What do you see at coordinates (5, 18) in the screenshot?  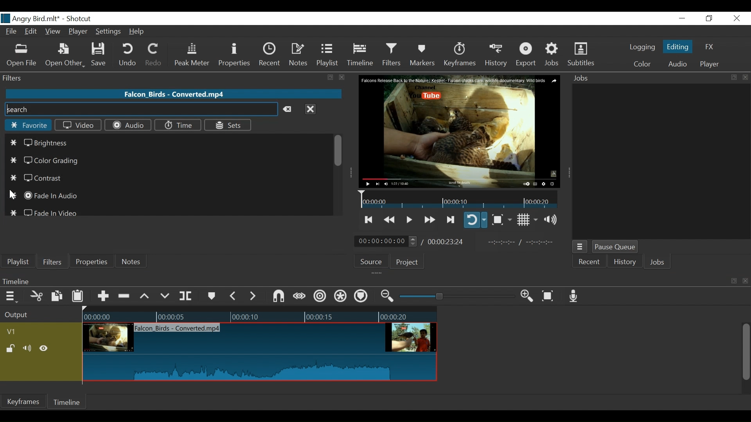 I see `logo` at bounding box center [5, 18].